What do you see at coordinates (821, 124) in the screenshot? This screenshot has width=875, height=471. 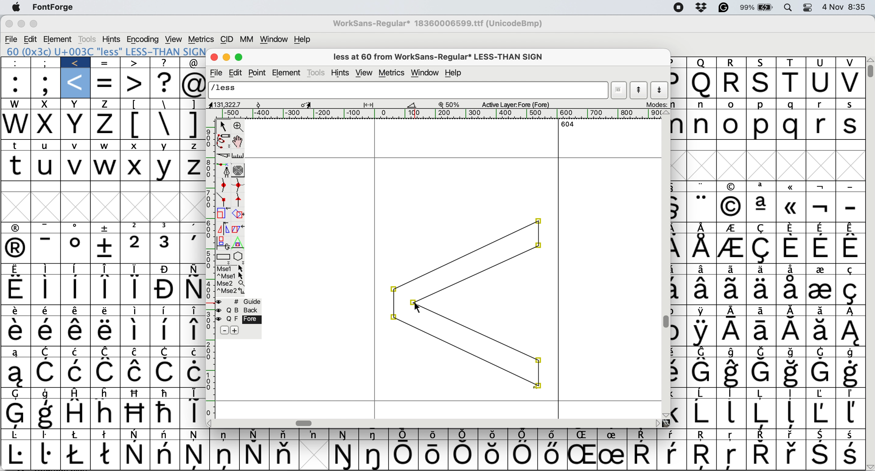 I see `r` at bounding box center [821, 124].